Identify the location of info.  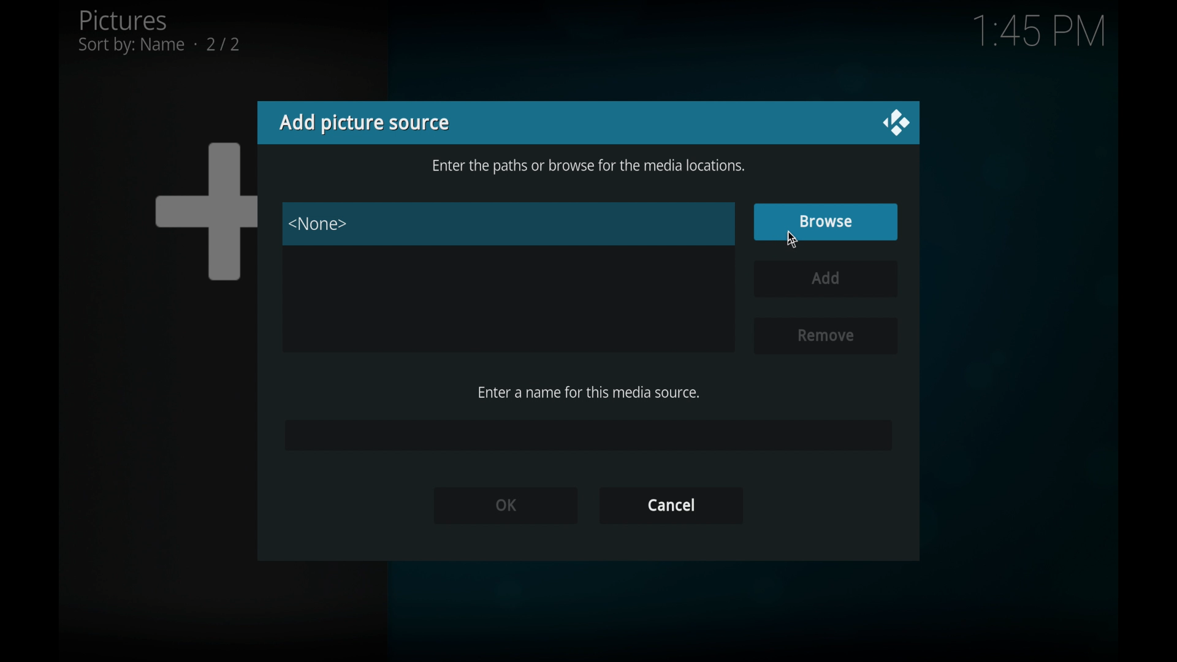
(588, 167).